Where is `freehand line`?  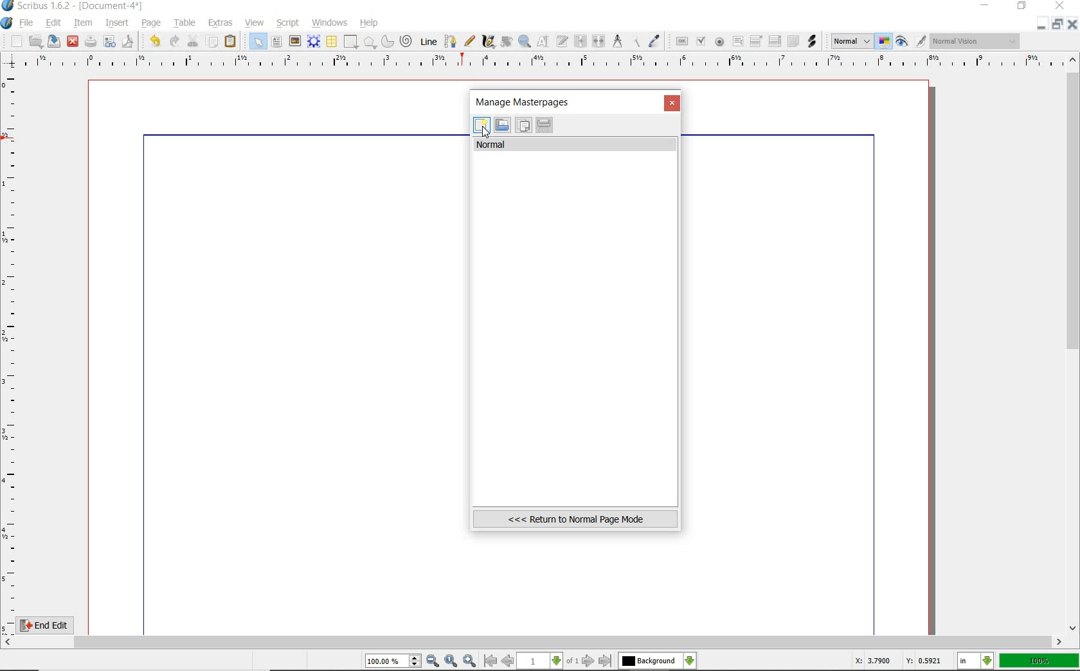
freehand line is located at coordinates (467, 42).